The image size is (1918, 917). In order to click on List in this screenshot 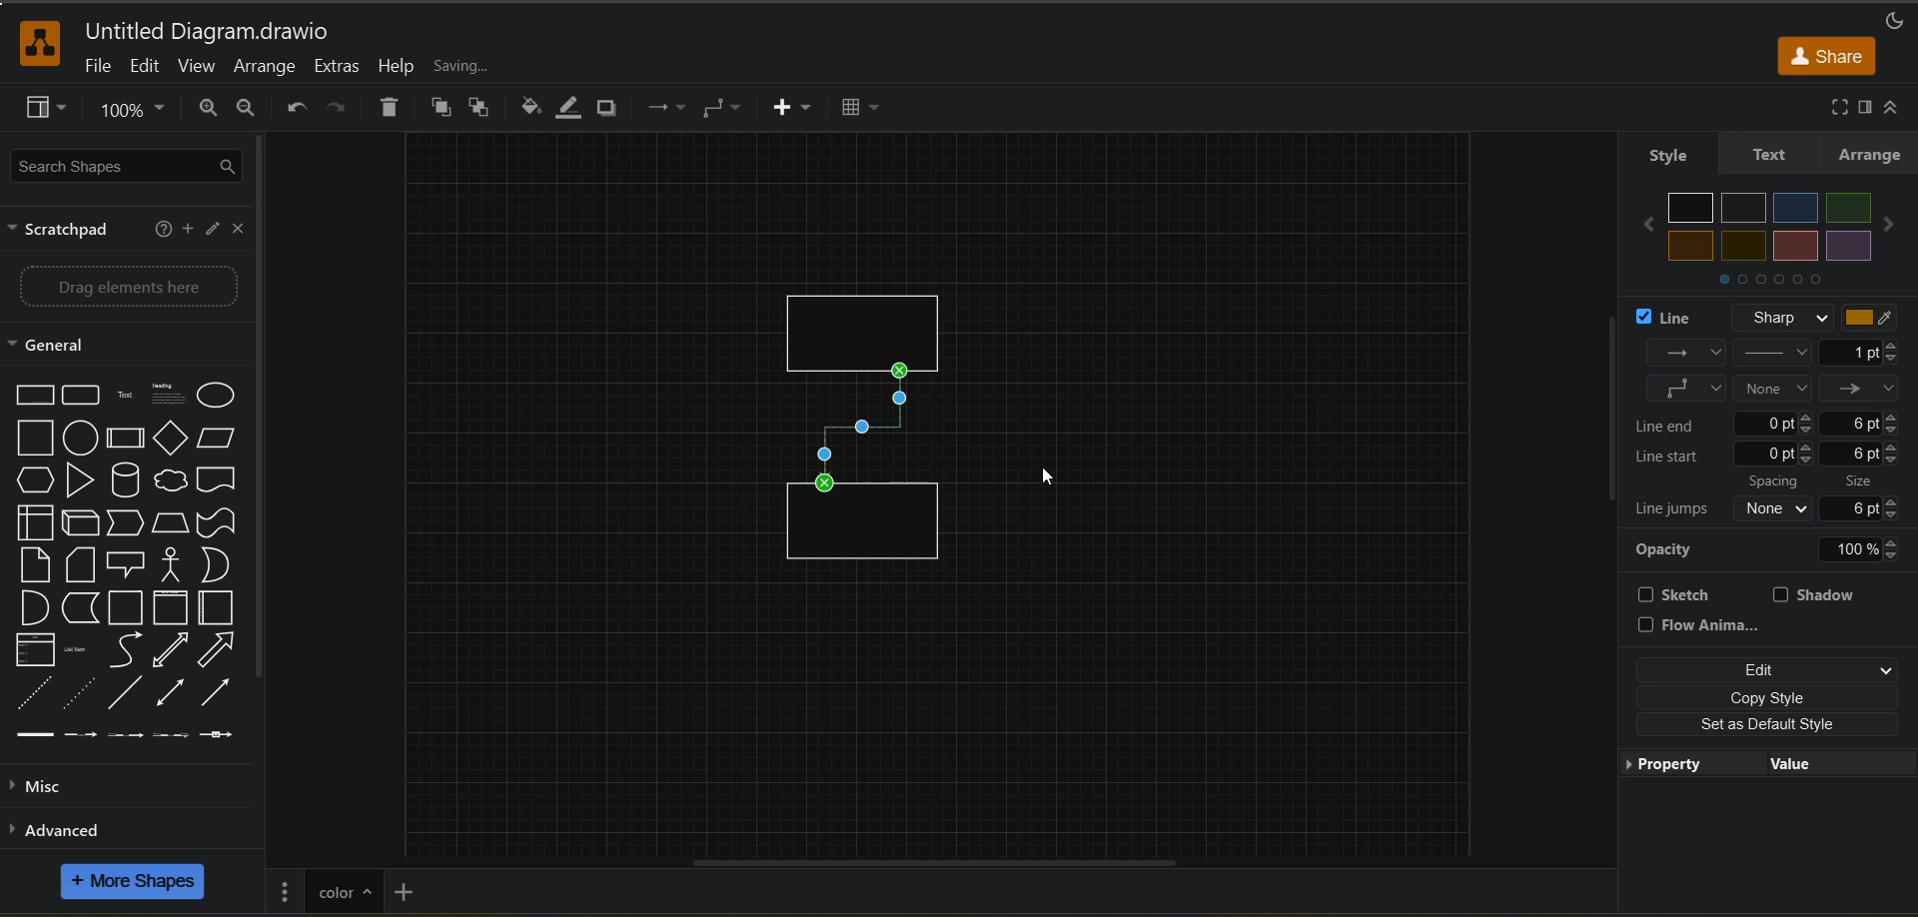, I will do `click(34, 650)`.